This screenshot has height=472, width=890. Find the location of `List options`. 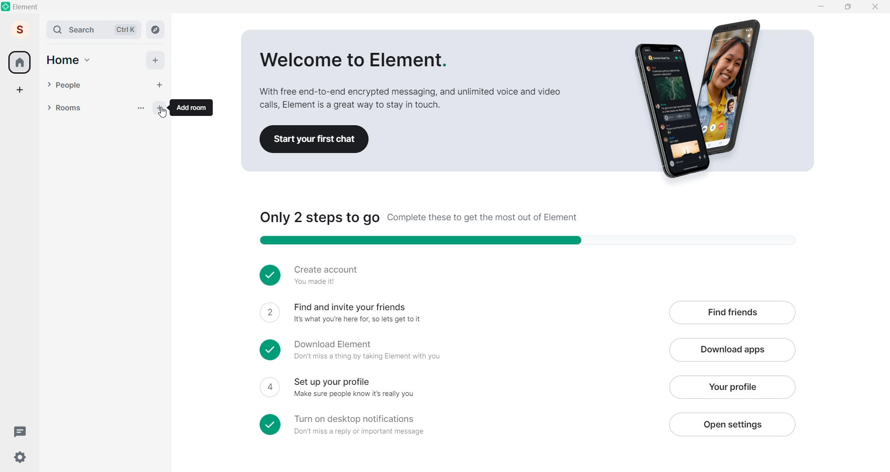

List options is located at coordinates (141, 108).